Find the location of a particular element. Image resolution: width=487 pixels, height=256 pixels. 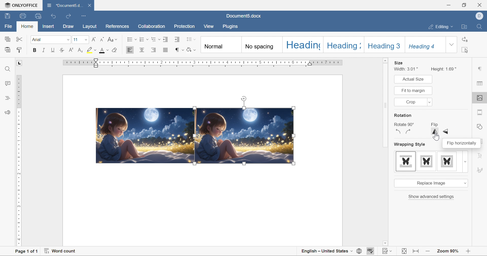

fit to margin is located at coordinates (413, 90).